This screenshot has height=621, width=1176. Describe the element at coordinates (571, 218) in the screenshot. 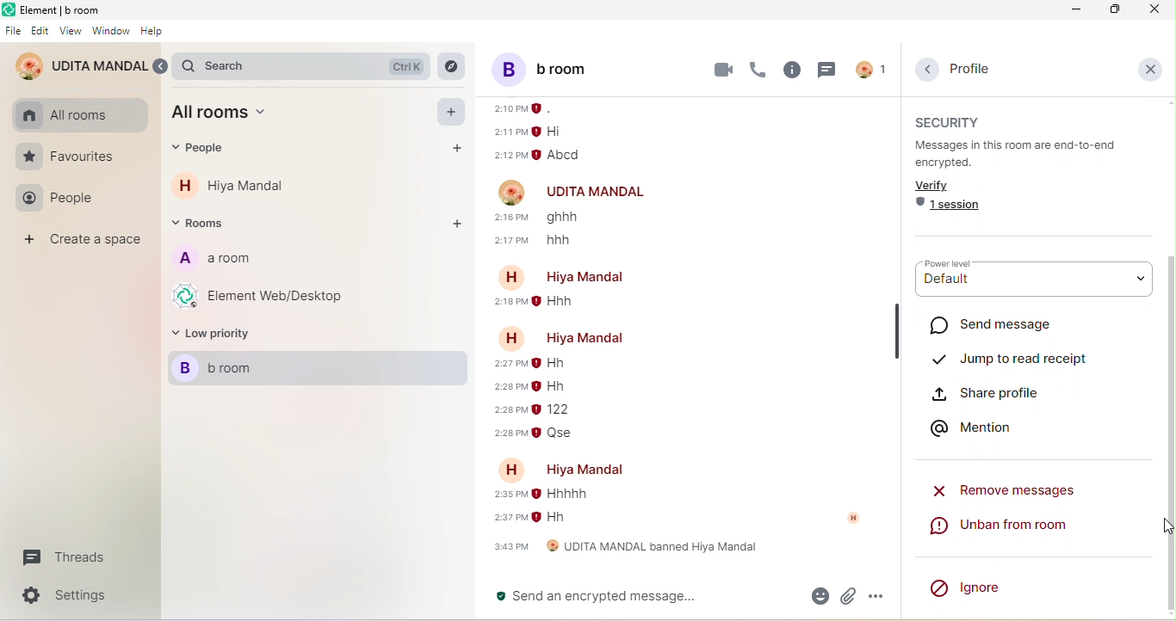

I see `ghhh-older message from udita` at that location.